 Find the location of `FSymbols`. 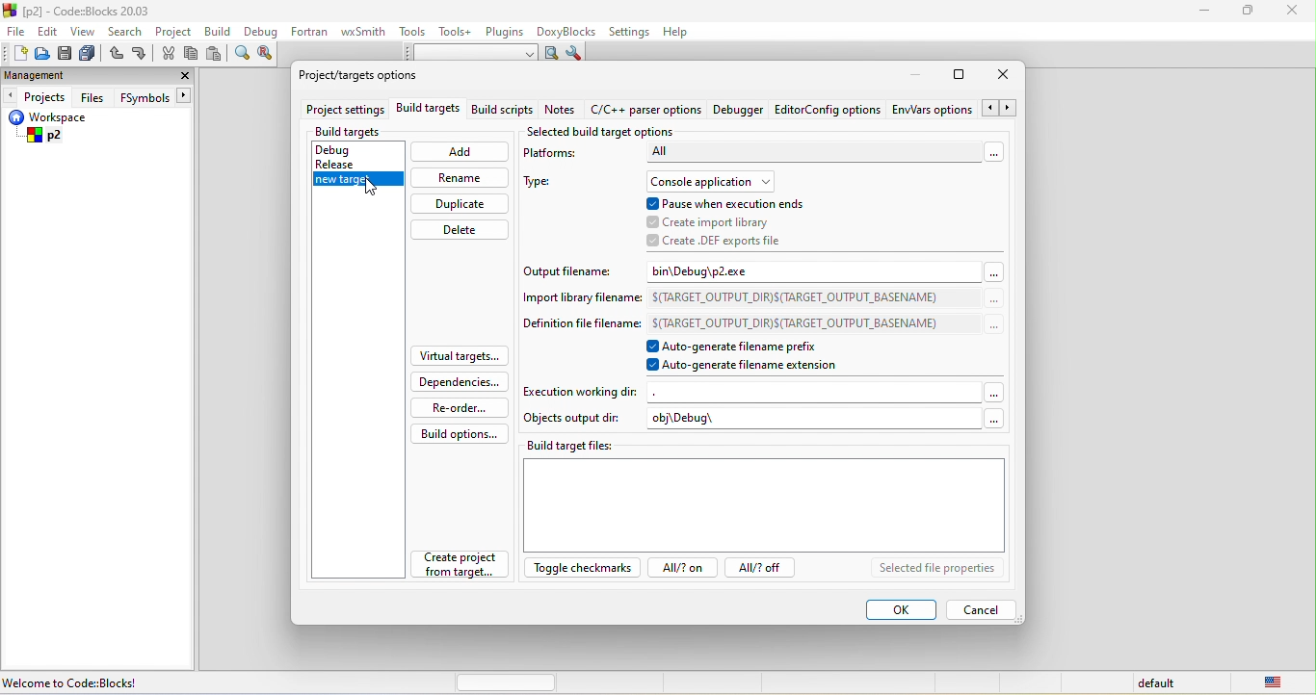

FSymbols is located at coordinates (157, 97).